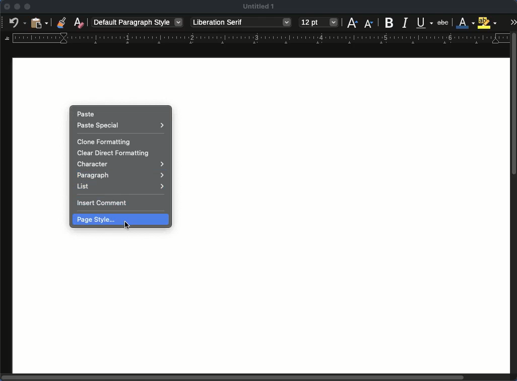  What do you see at coordinates (424, 21) in the screenshot?
I see `underline` at bounding box center [424, 21].